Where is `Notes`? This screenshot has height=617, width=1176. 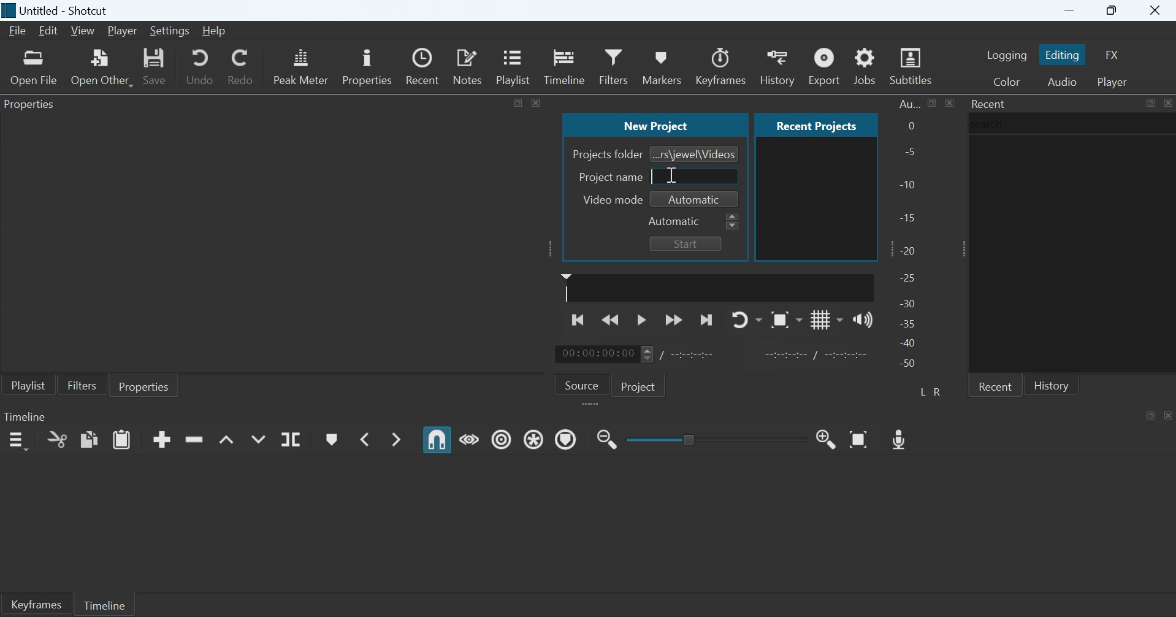
Notes is located at coordinates (469, 66).